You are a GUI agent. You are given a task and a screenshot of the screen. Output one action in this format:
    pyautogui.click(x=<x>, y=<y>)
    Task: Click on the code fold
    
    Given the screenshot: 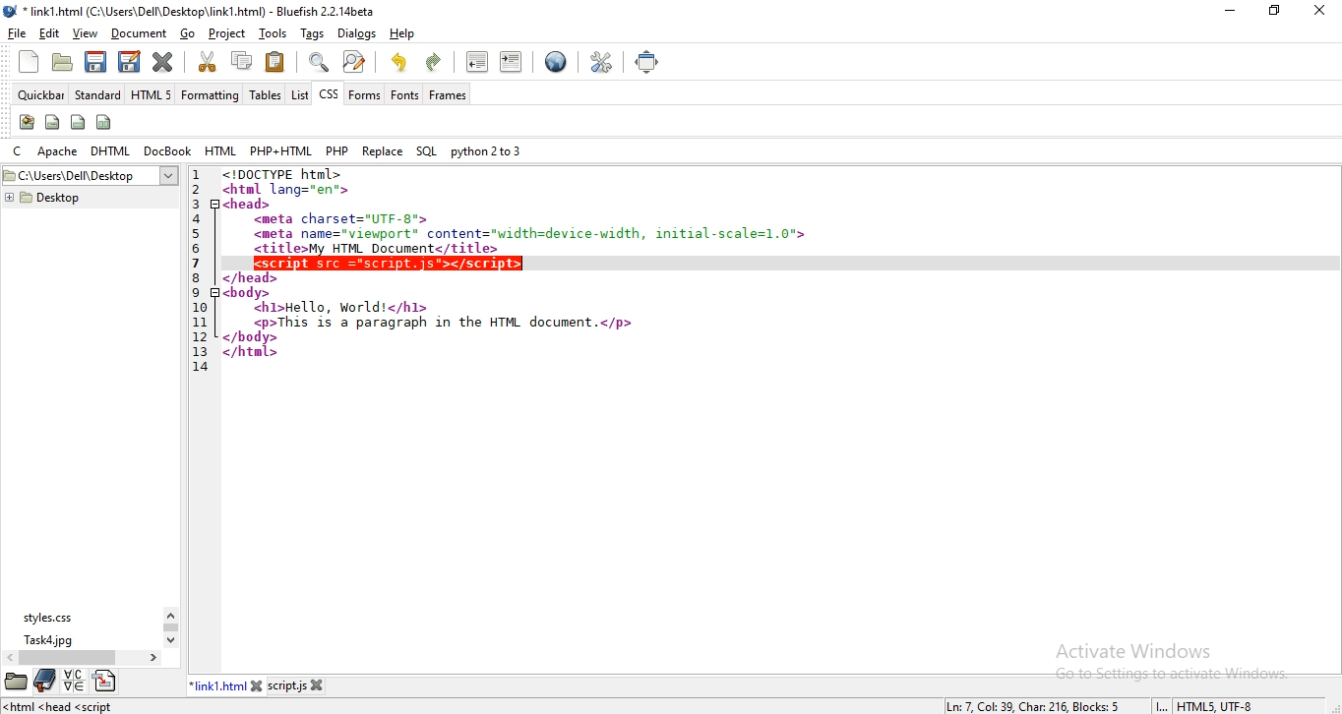 What is the action you would take?
    pyautogui.click(x=216, y=293)
    